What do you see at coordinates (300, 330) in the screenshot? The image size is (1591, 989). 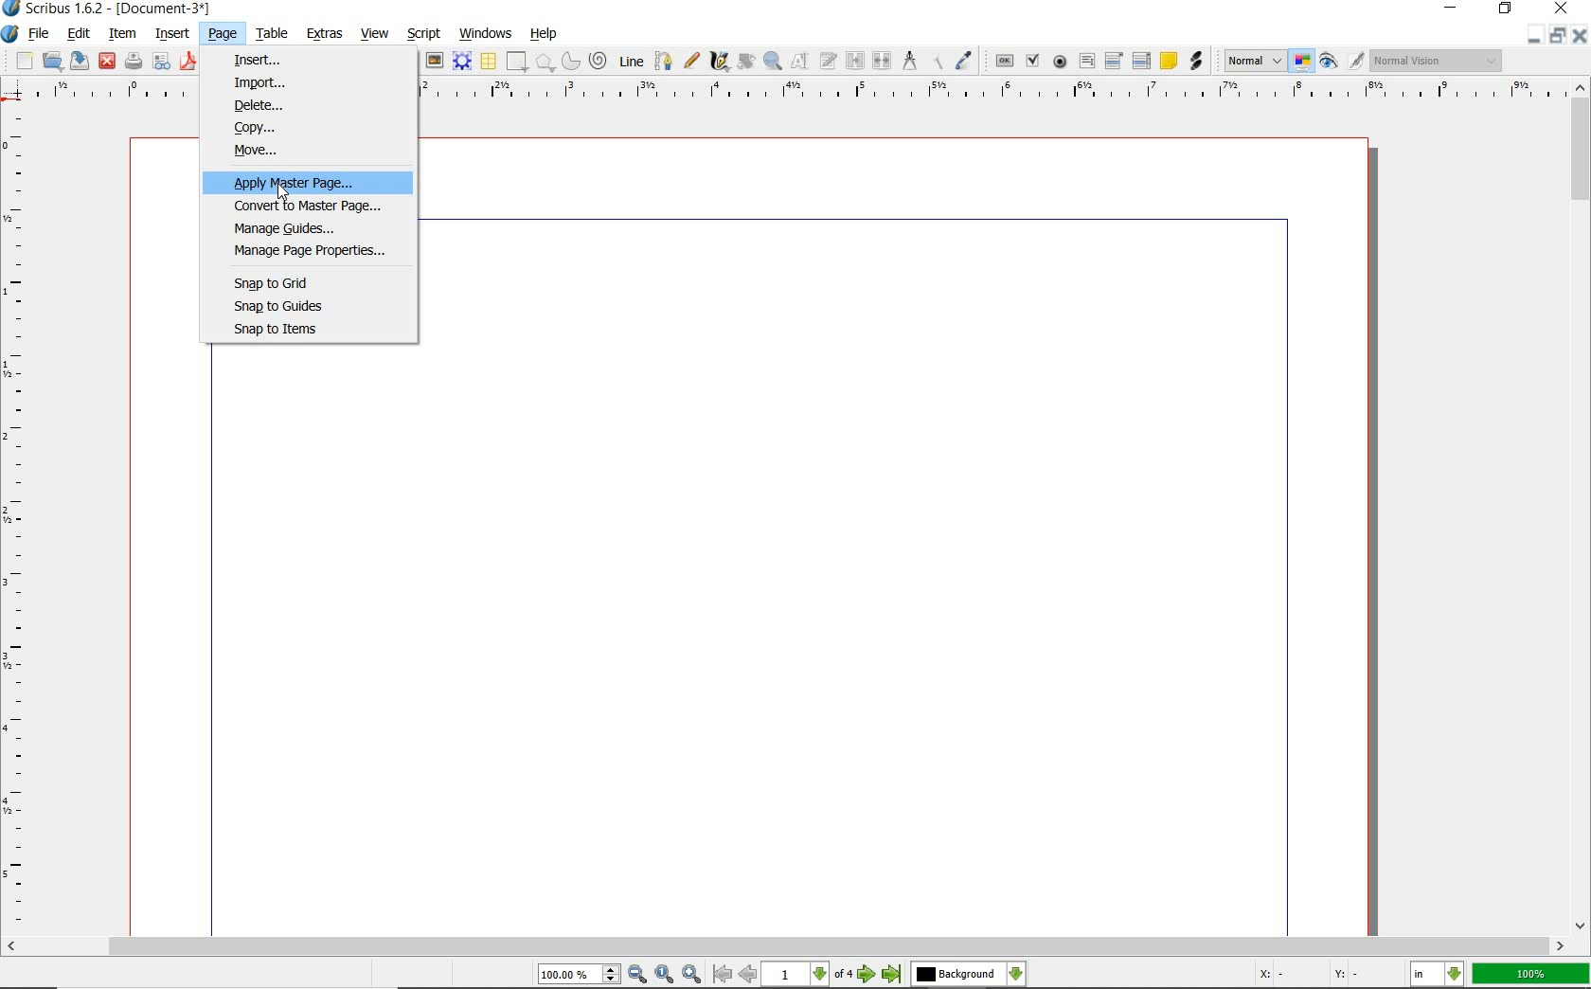 I see `snap to items` at bounding box center [300, 330].